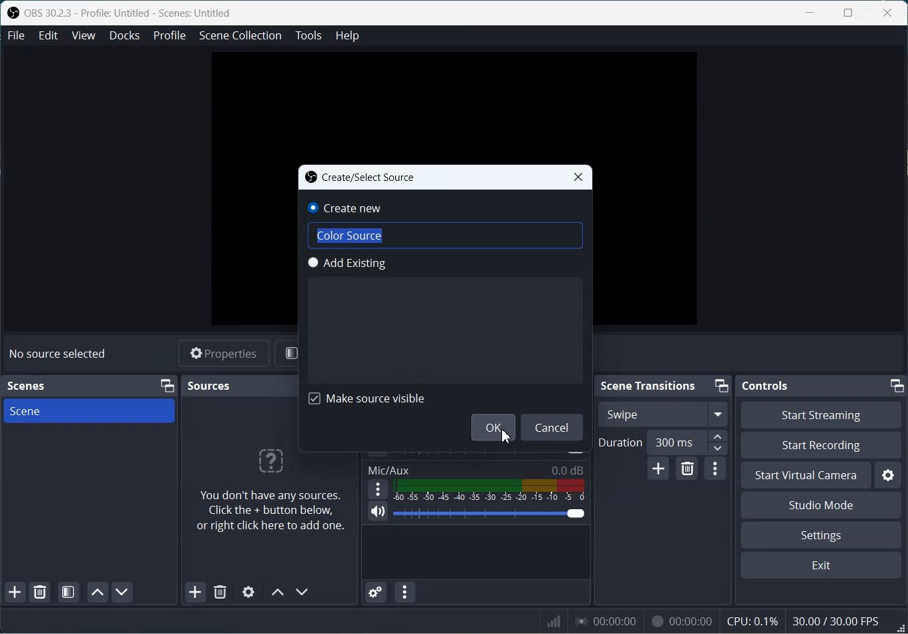 The height and width of the screenshot is (634, 908). What do you see at coordinates (122, 592) in the screenshot?
I see `Move scene Down` at bounding box center [122, 592].